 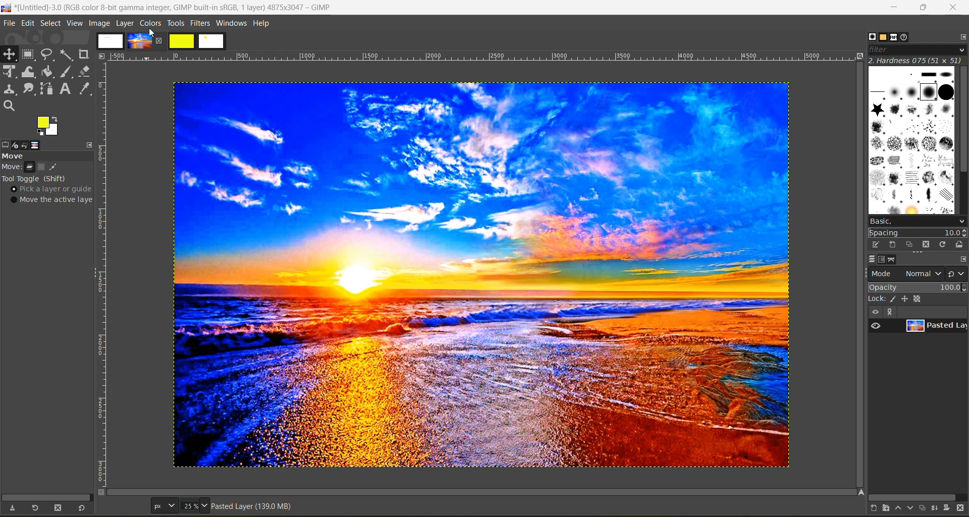 What do you see at coordinates (963, 122) in the screenshot?
I see `vertical scroll bar` at bounding box center [963, 122].